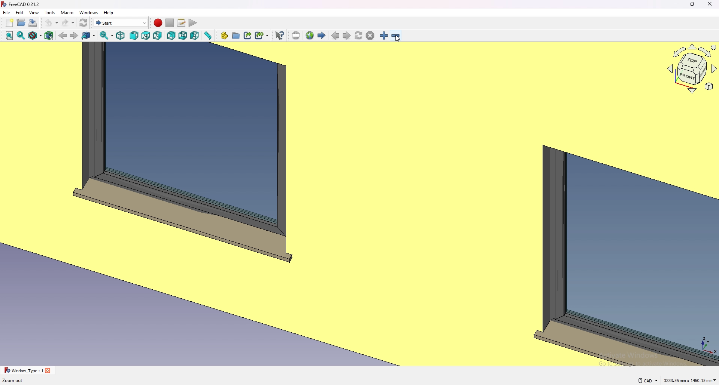 This screenshot has width=719, height=385. I want to click on freeCAD, so click(20, 4).